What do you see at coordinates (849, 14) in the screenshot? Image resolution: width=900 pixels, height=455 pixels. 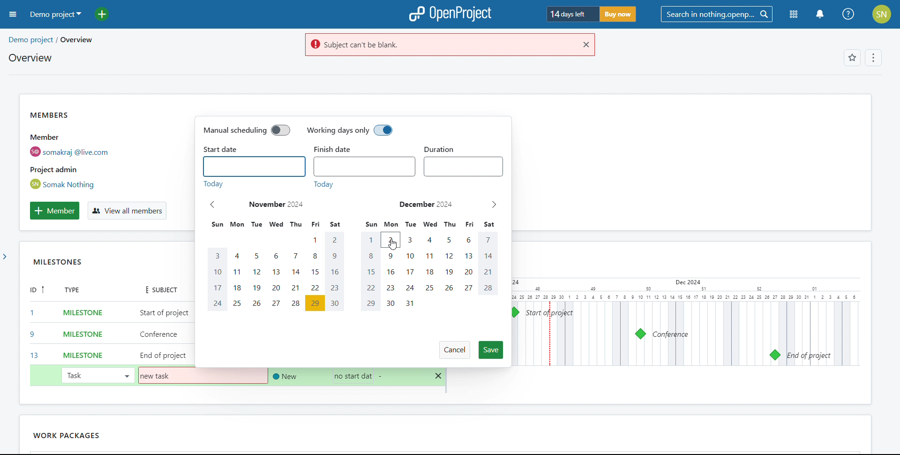 I see `help` at bounding box center [849, 14].